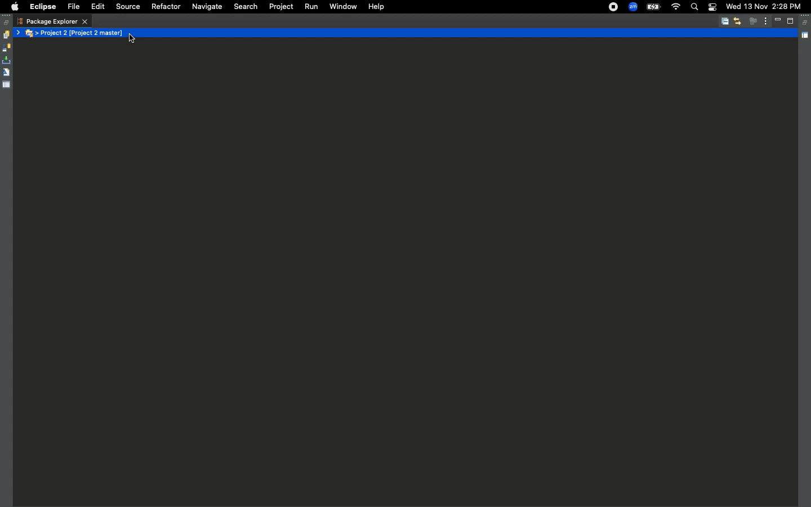 The height and width of the screenshot is (507, 811). I want to click on Search, so click(246, 7).